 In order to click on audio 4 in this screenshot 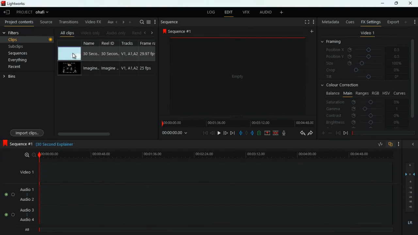, I will do `click(26, 219)`.